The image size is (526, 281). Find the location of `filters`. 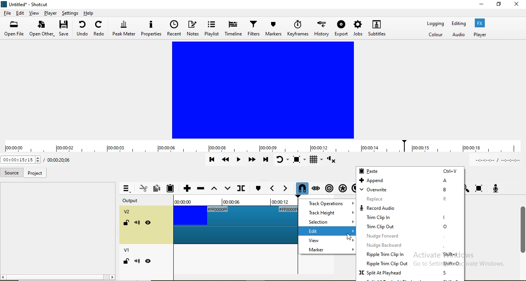

filters is located at coordinates (253, 28).